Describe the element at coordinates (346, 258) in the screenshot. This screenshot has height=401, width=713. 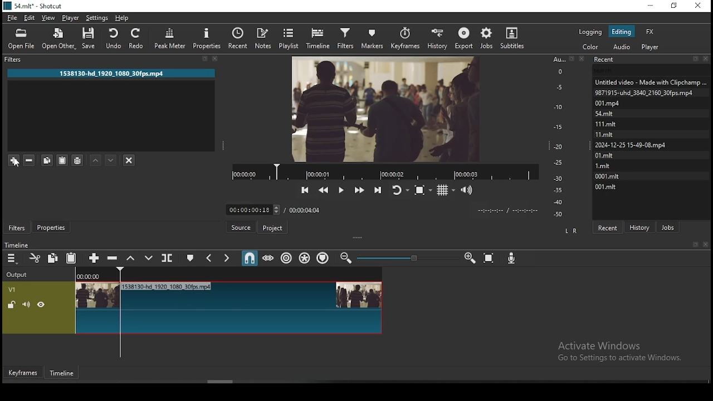
I see `zoom timeline in` at that location.